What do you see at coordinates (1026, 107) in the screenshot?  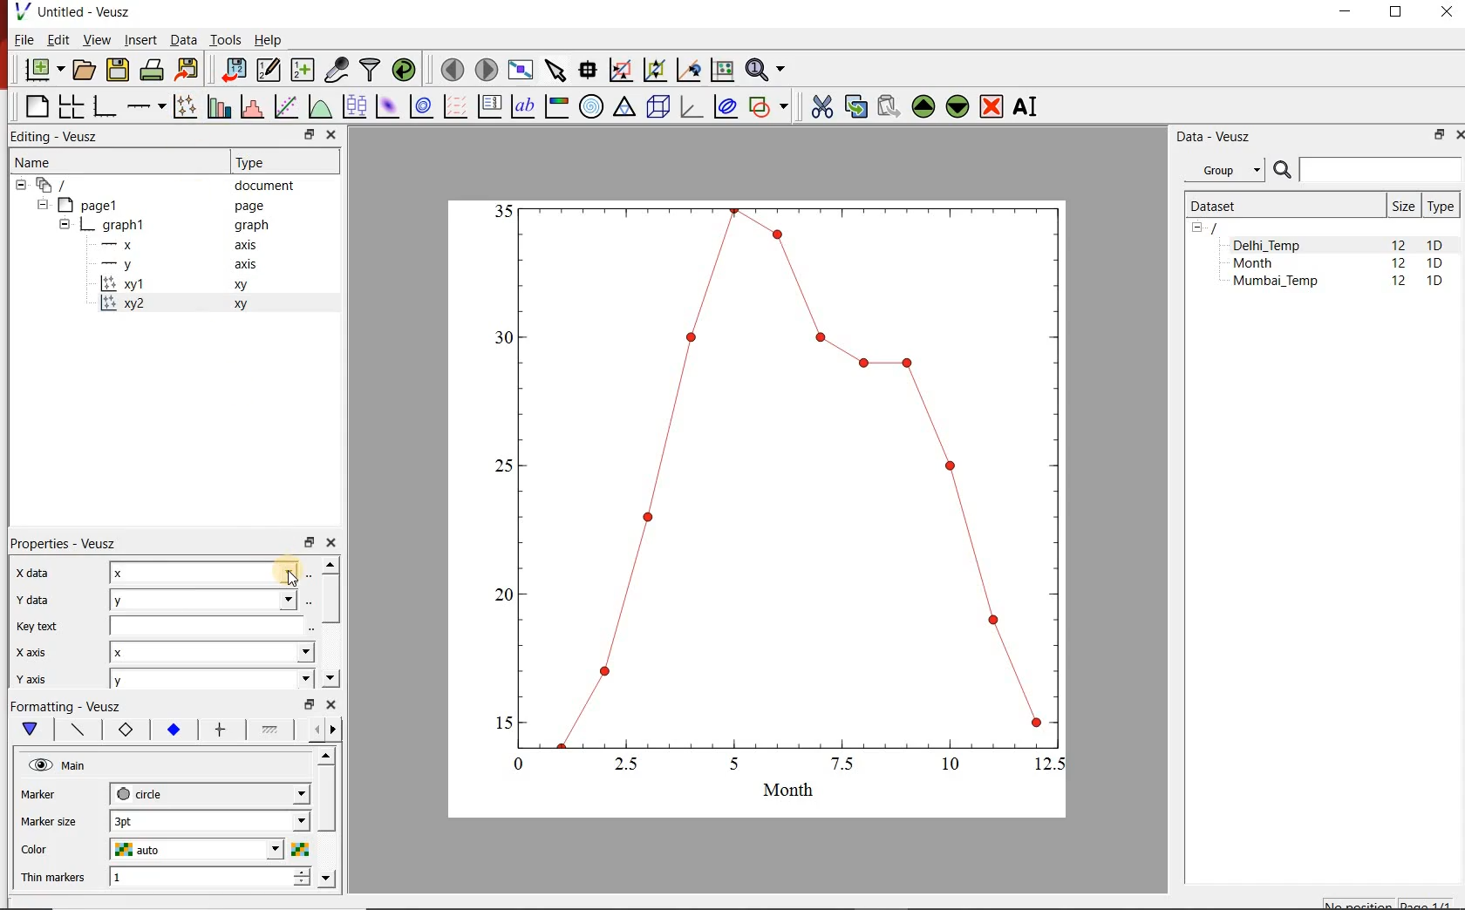 I see `renames the selected widget` at bounding box center [1026, 107].